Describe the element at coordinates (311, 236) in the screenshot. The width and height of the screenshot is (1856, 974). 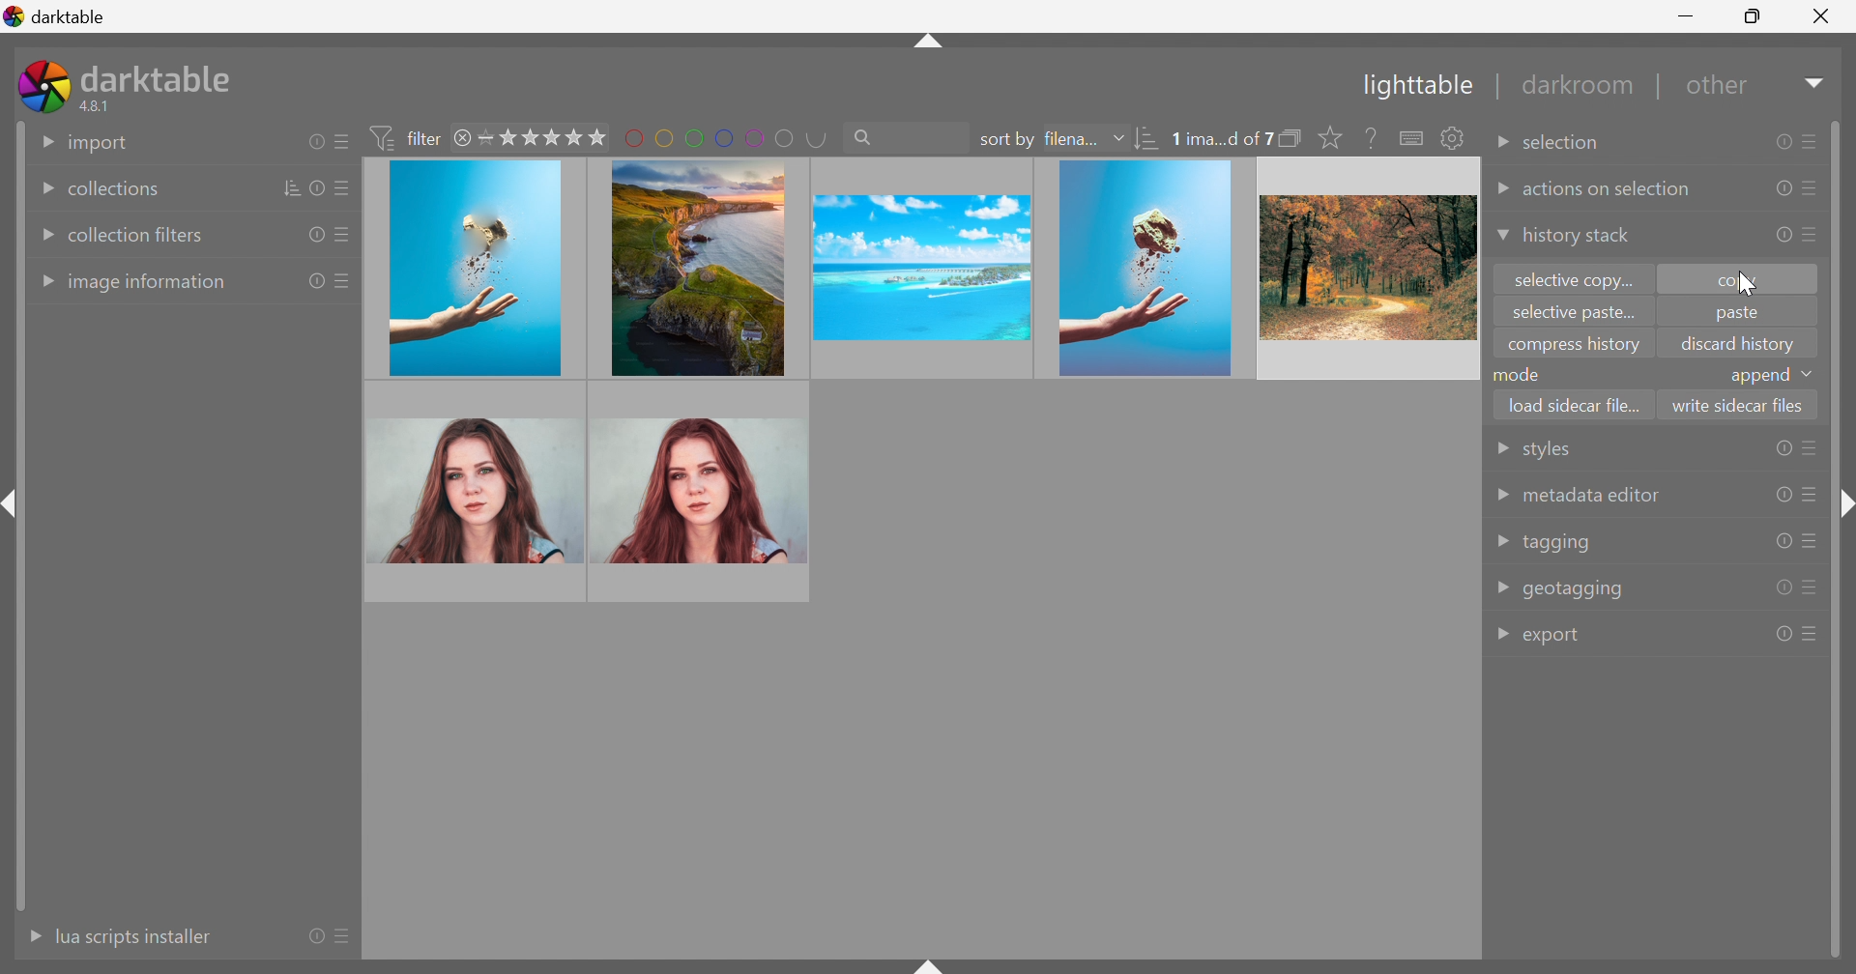
I see `reset` at that location.